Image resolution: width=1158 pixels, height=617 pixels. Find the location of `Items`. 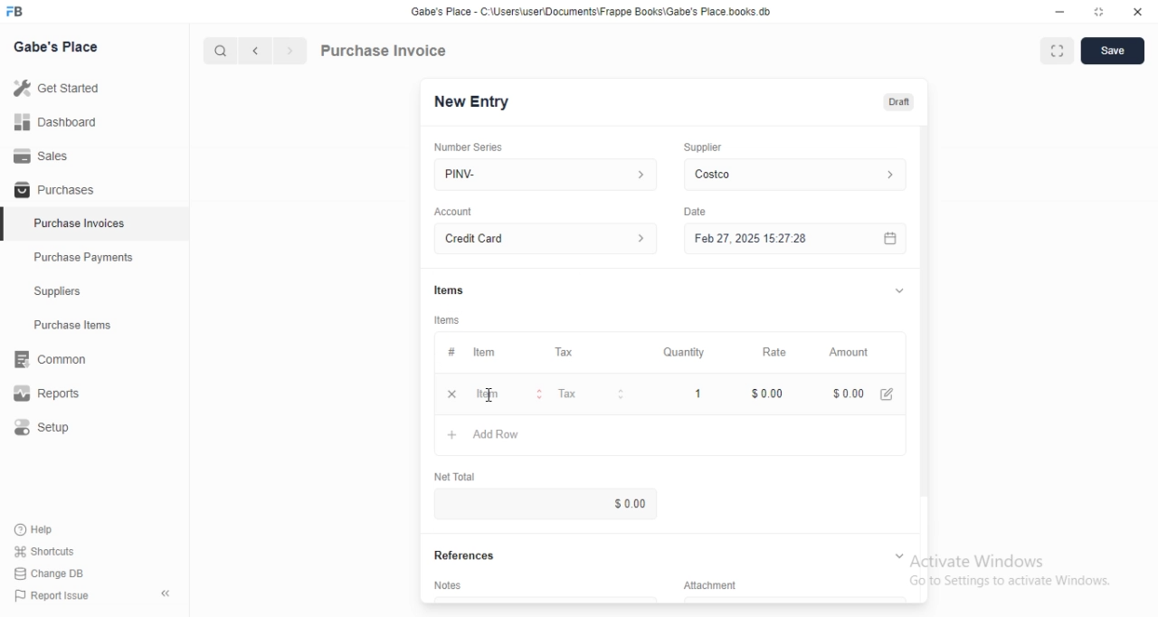

Items is located at coordinates (449, 290).